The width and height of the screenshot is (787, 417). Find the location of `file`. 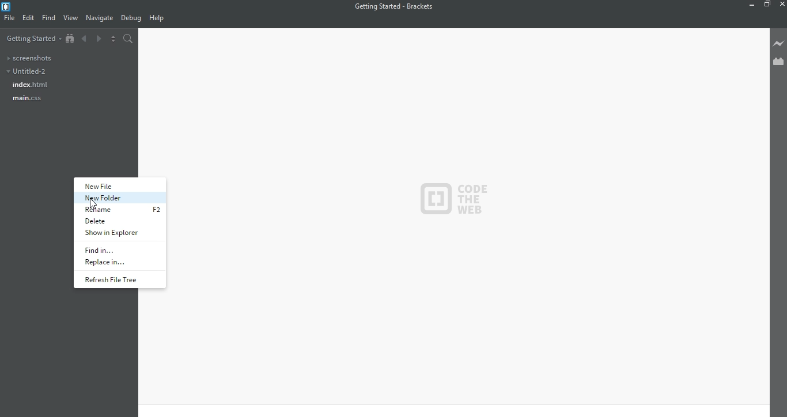

file is located at coordinates (10, 18).